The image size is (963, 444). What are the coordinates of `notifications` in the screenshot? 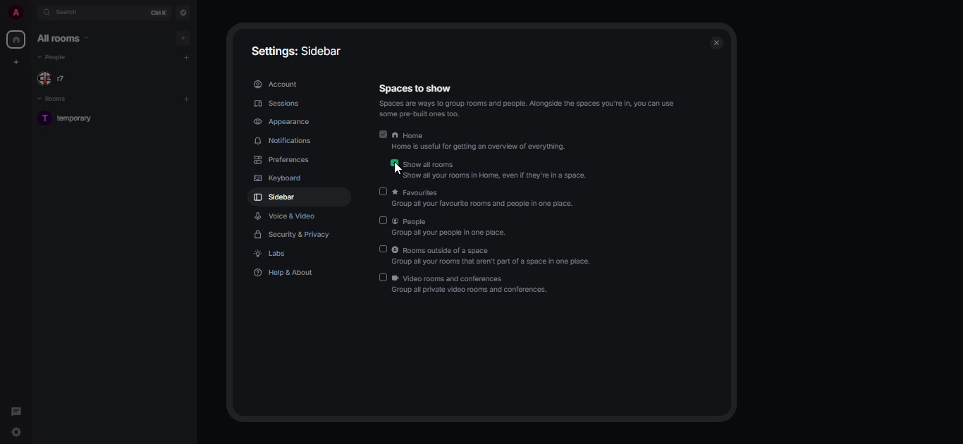 It's located at (285, 142).